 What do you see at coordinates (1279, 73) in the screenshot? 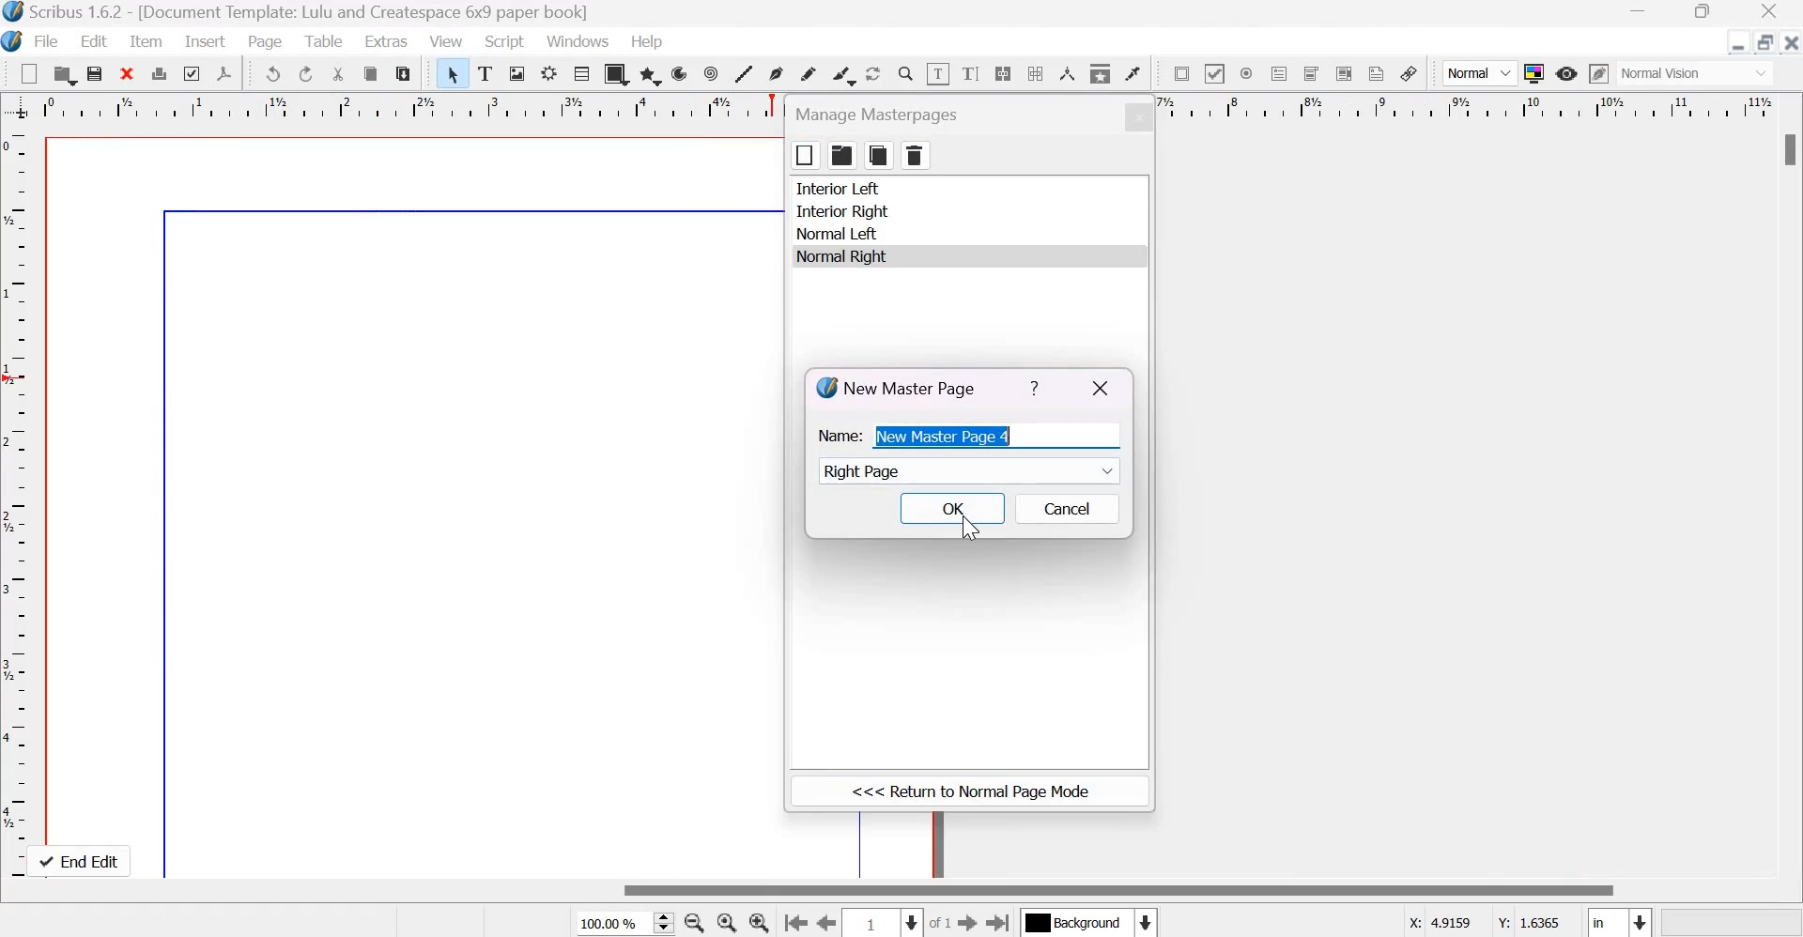
I see `PDF text field` at bounding box center [1279, 73].